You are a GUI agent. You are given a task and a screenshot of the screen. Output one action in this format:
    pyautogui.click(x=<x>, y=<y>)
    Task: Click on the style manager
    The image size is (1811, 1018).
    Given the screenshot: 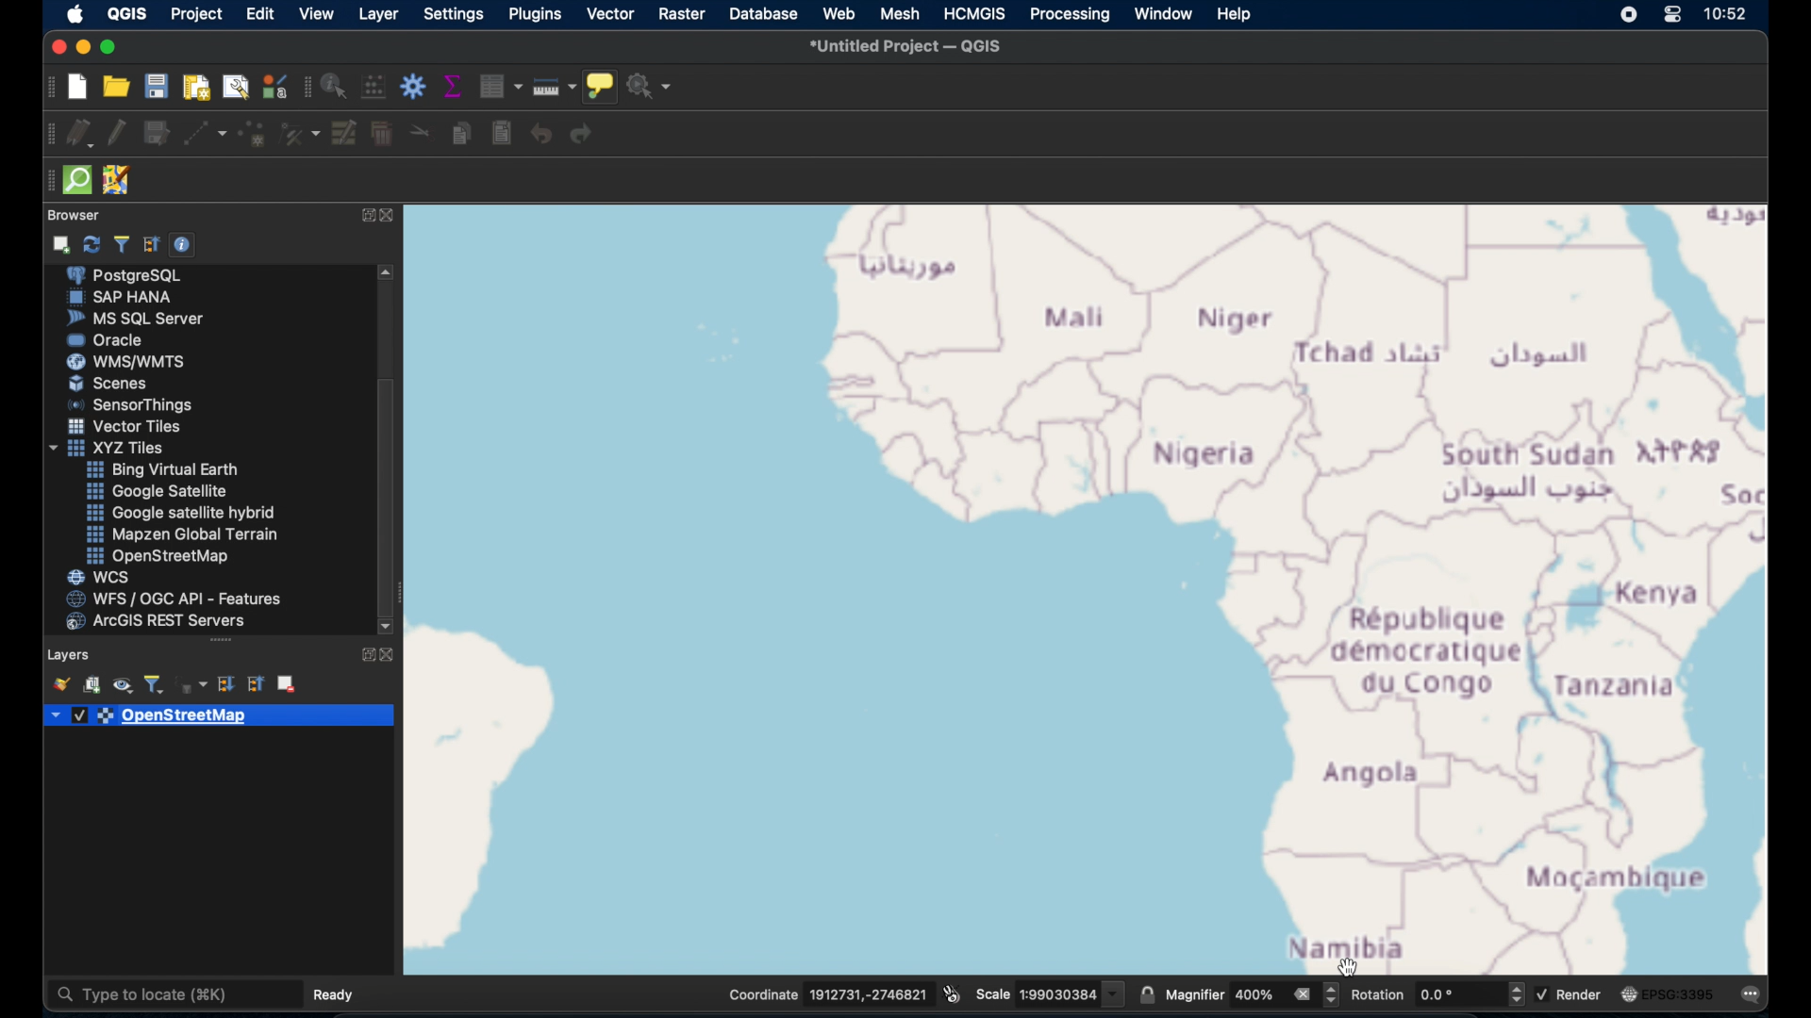 What is the action you would take?
    pyautogui.click(x=274, y=86)
    